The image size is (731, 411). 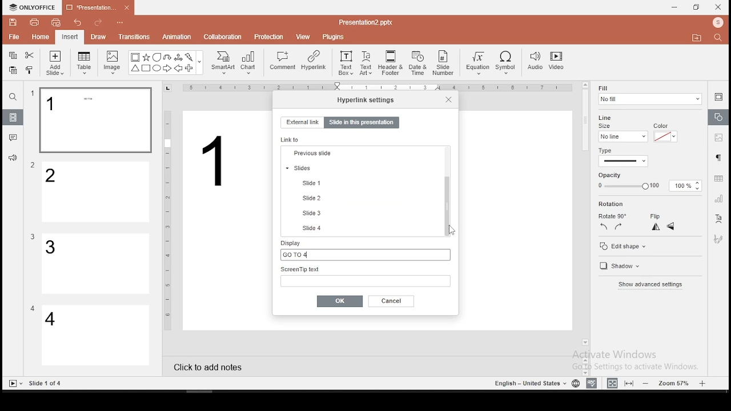 What do you see at coordinates (630, 204) in the screenshot?
I see `rotation` at bounding box center [630, 204].